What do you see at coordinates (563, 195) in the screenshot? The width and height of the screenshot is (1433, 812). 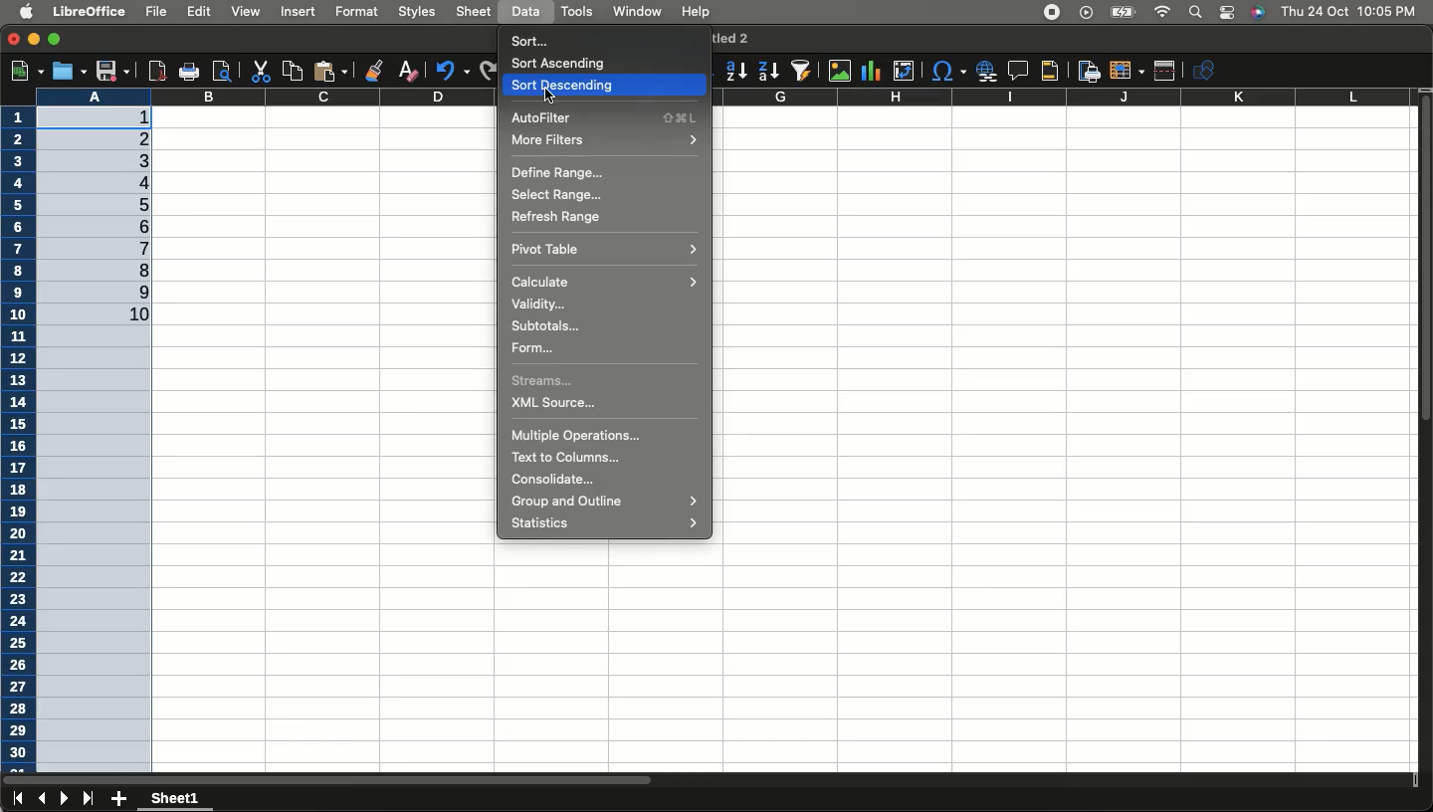 I see `Select range...` at bounding box center [563, 195].